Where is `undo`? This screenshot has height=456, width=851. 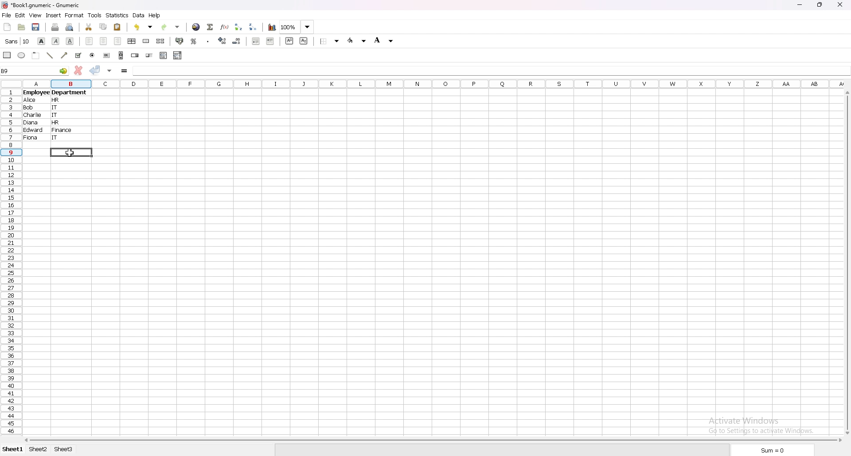
undo is located at coordinates (143, 27).